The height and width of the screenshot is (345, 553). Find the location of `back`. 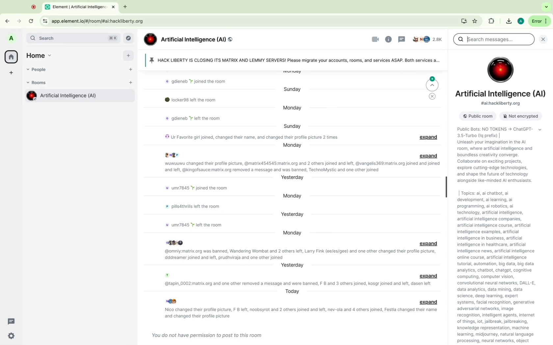

back is located at coordinates (10, 19).